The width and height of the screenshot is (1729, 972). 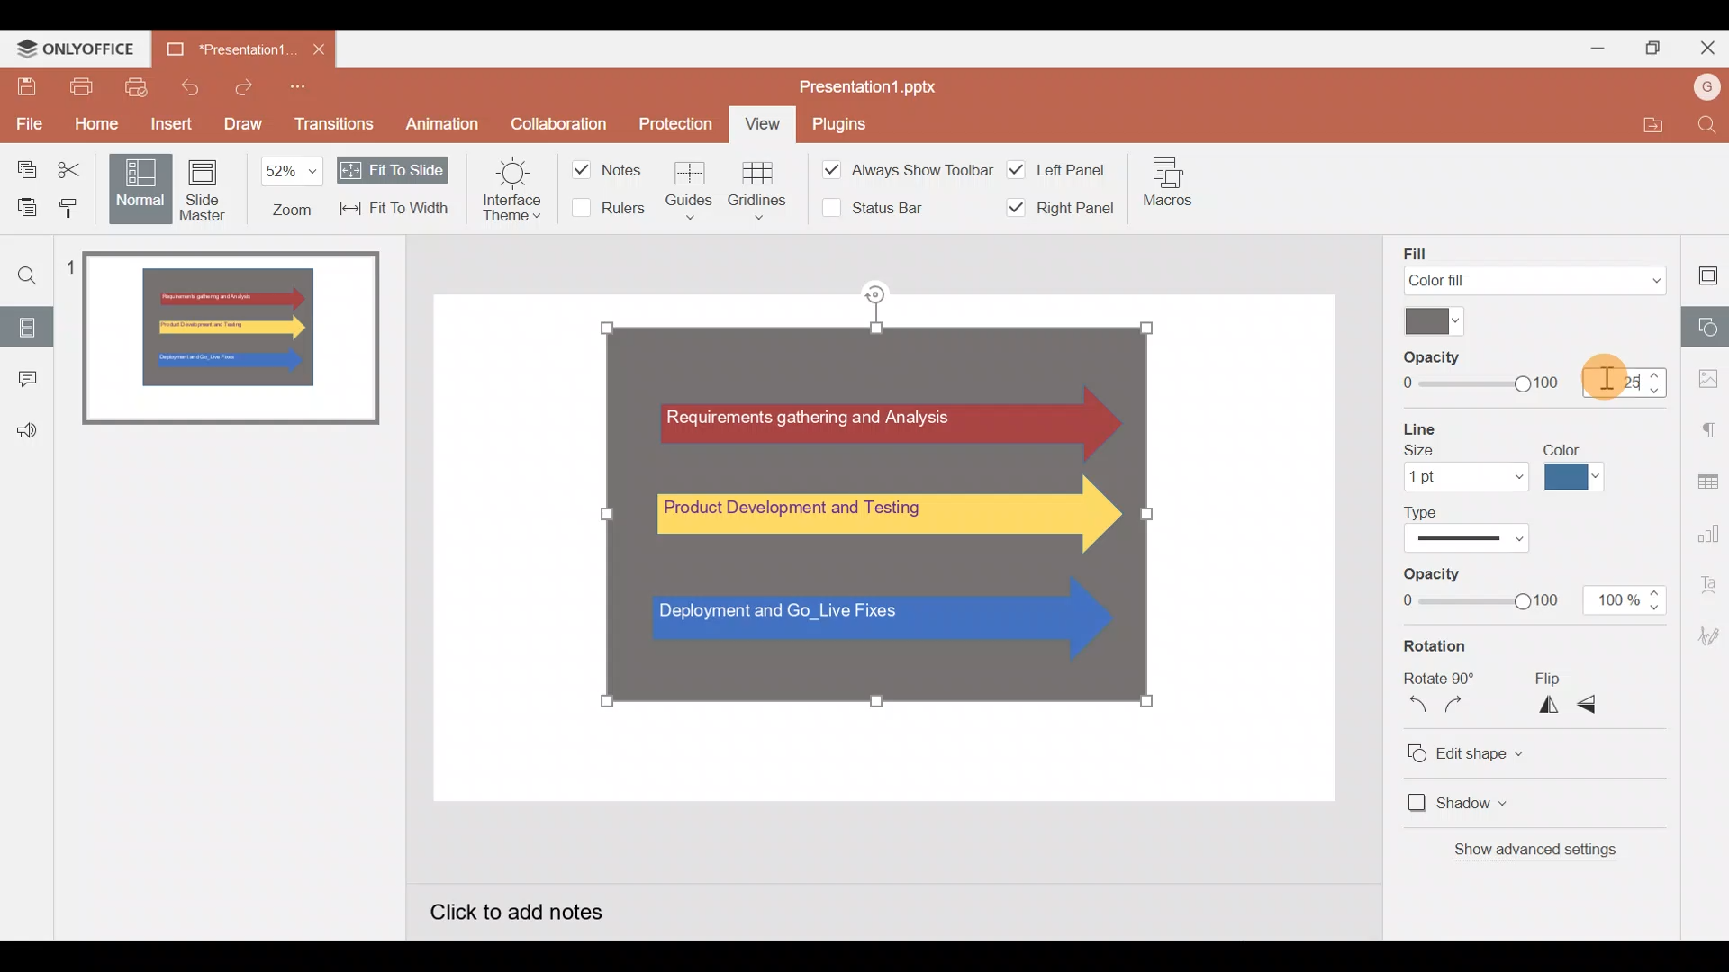 I want to click on Cut, so click(x=75, y=167).